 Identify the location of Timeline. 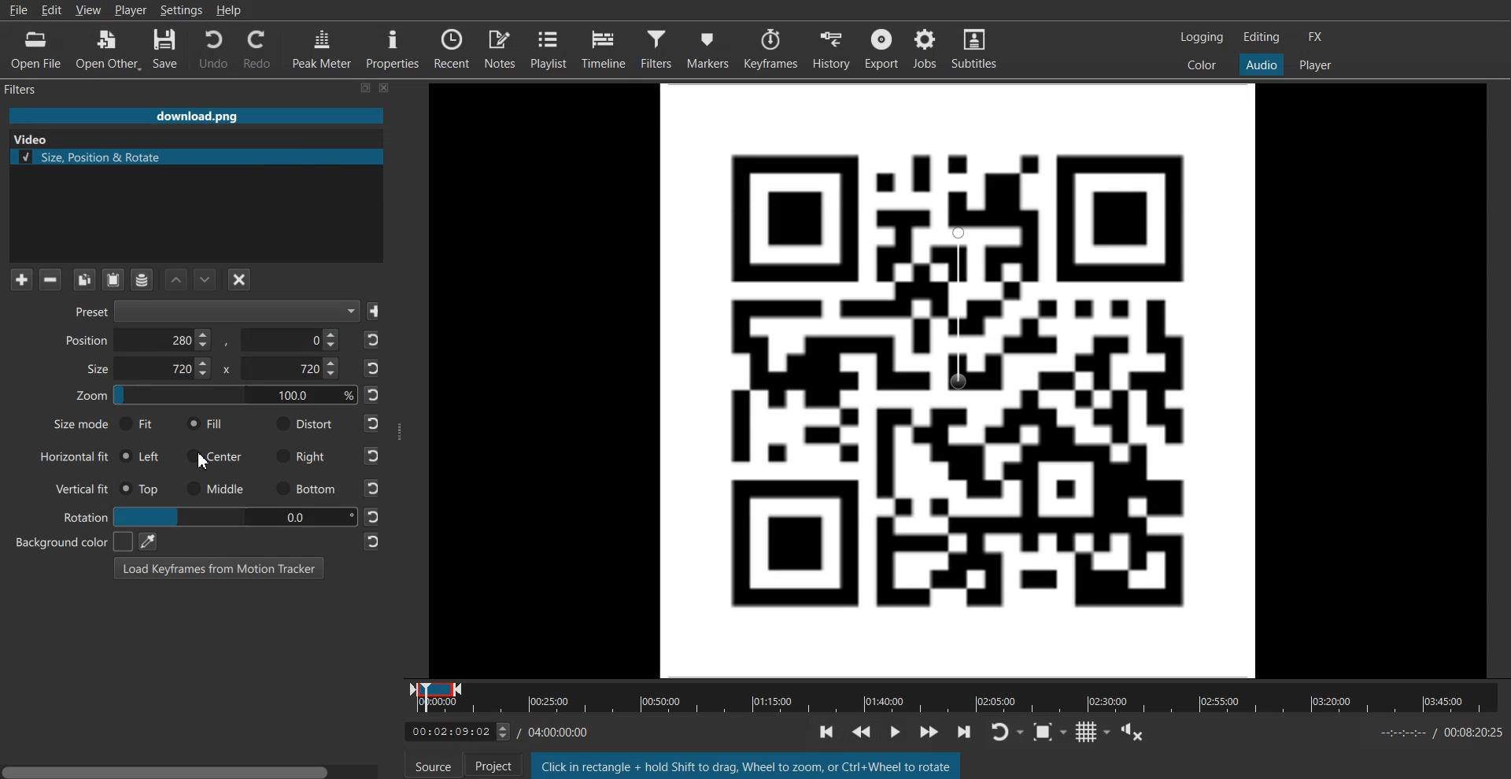
(605, 48).